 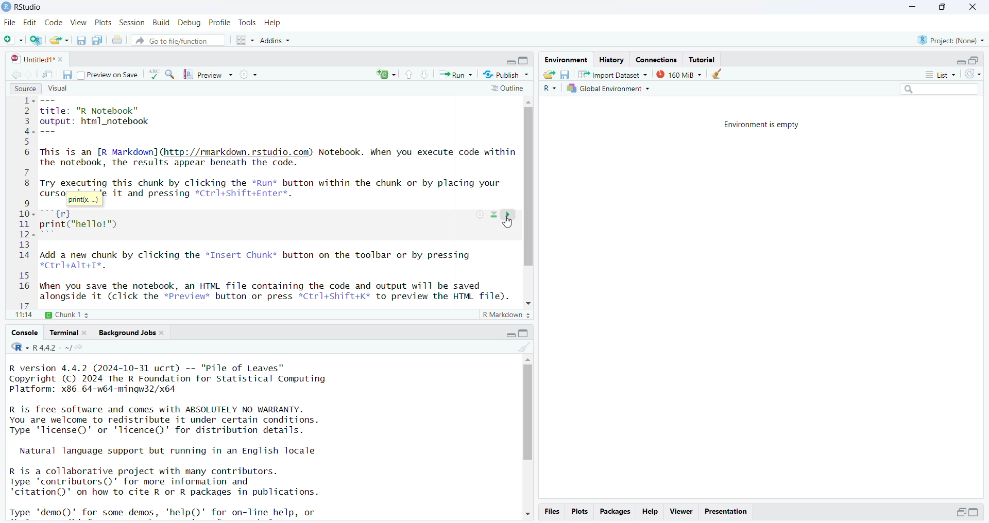 What do you see at coordinates (57, 88) in the screenshot?
I see `visual` at bounding box center [57, 88].